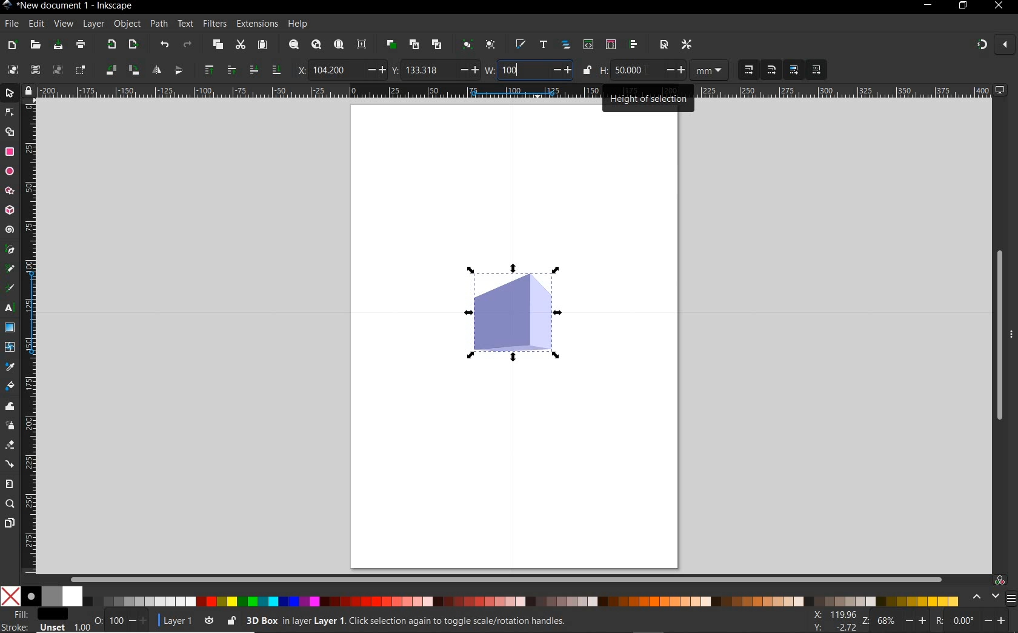 The image size is (1018, 633). Describe the element at coordinates (336, 70) in the screenshot. I see `104` at that location.